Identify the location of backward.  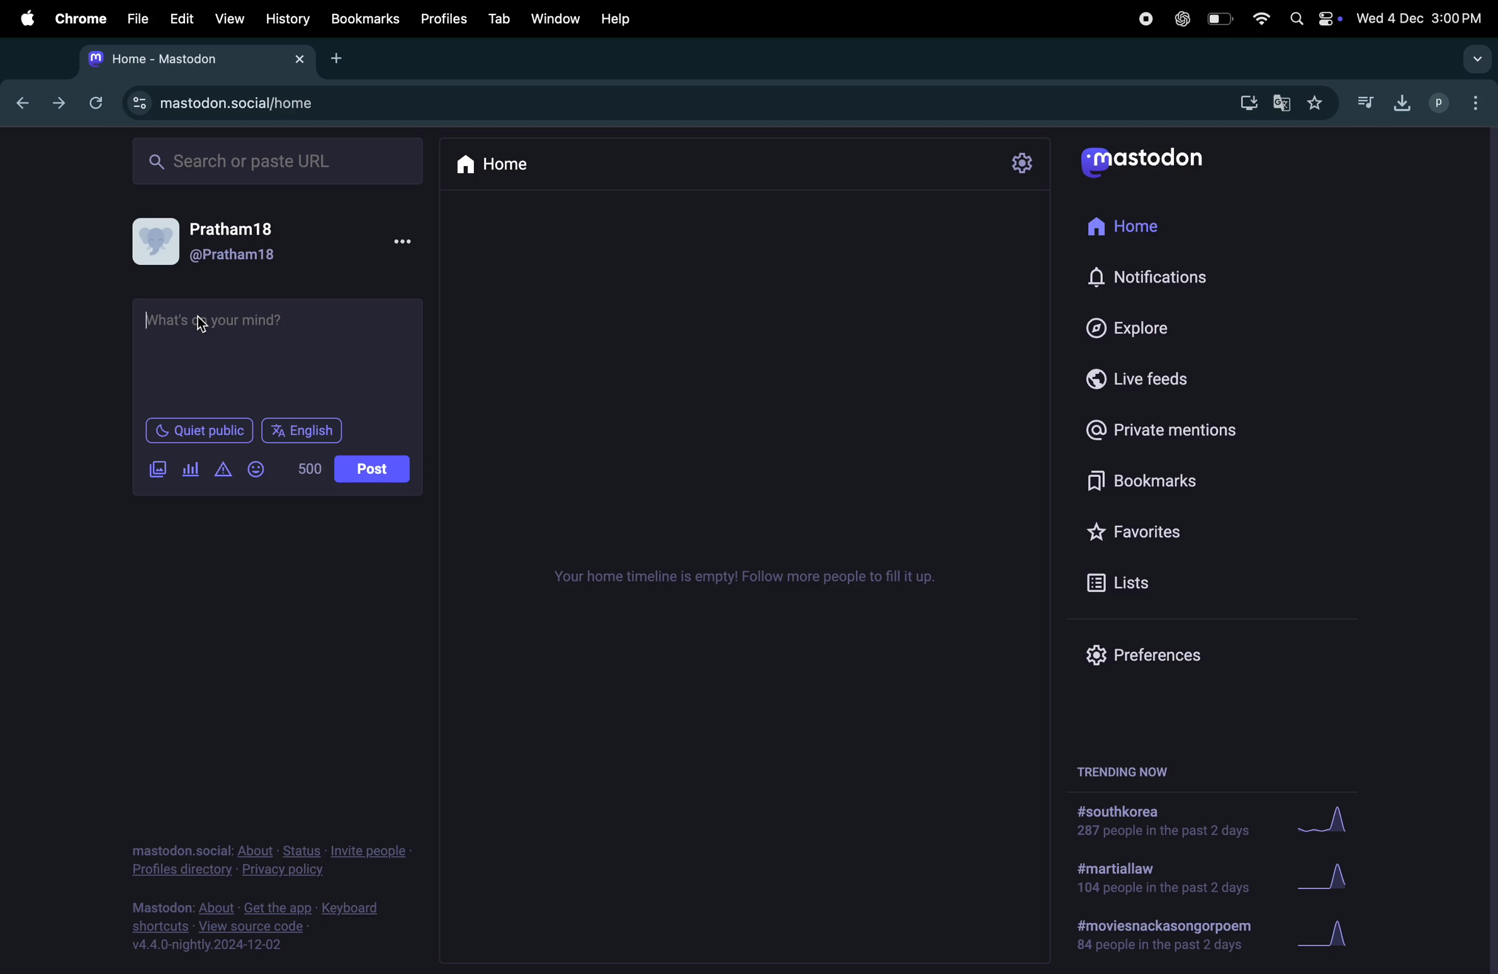
(19, 104).